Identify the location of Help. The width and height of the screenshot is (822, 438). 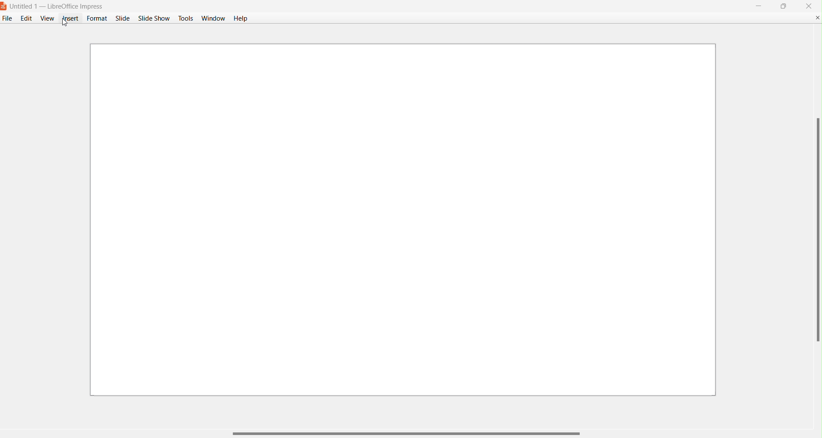
(241, 18).